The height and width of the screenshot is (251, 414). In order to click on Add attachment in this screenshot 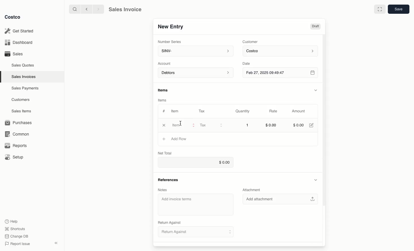, I will do `click(281, 199)`.